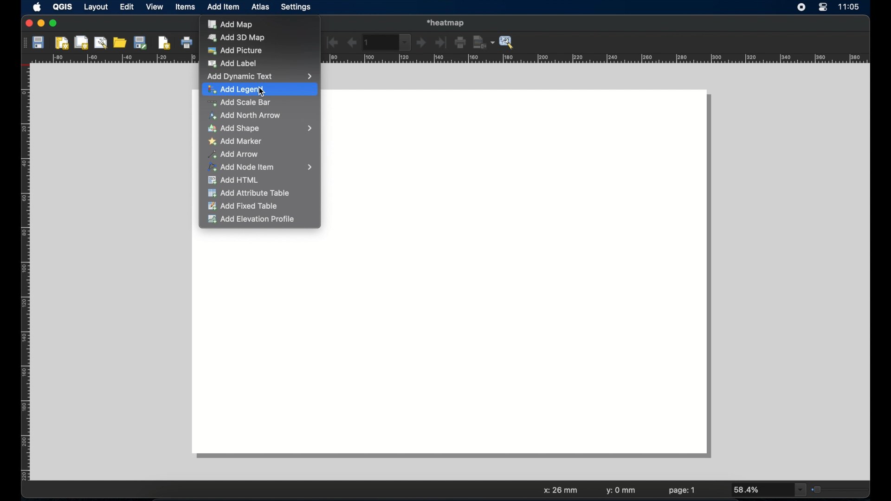  I want to click on export atlas as image, so click(484, 42).